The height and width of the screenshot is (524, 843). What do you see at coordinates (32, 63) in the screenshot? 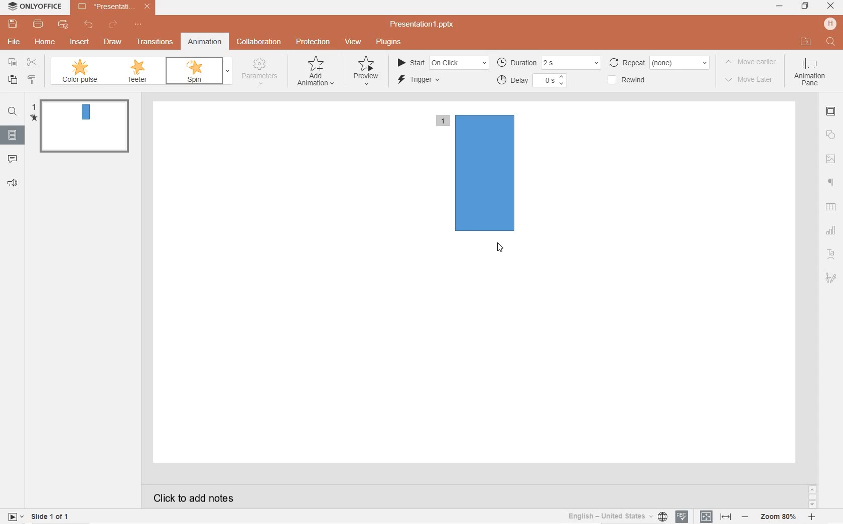
I see `cut` at bounding box center [32, 63].